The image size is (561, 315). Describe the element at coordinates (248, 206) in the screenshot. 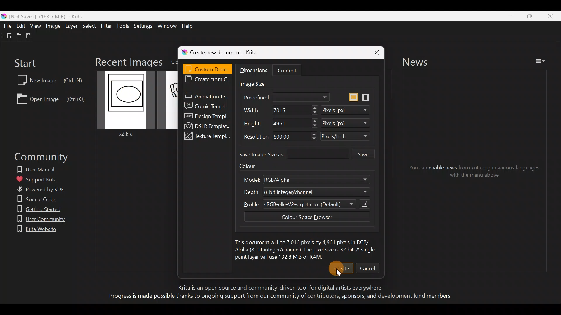

I see `Profile:` at that location.